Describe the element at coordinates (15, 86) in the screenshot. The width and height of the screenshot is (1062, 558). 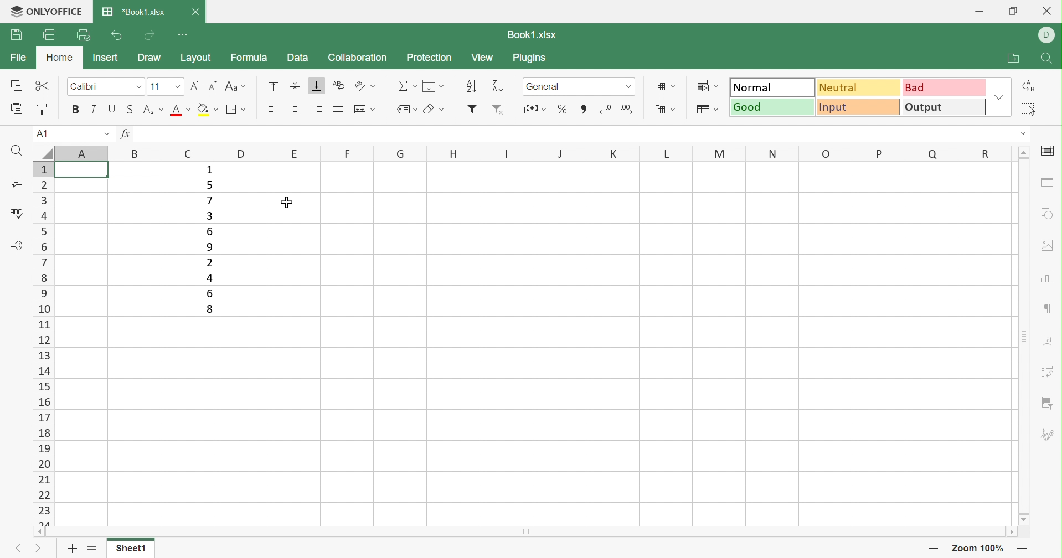
I see `Copy` at that location.